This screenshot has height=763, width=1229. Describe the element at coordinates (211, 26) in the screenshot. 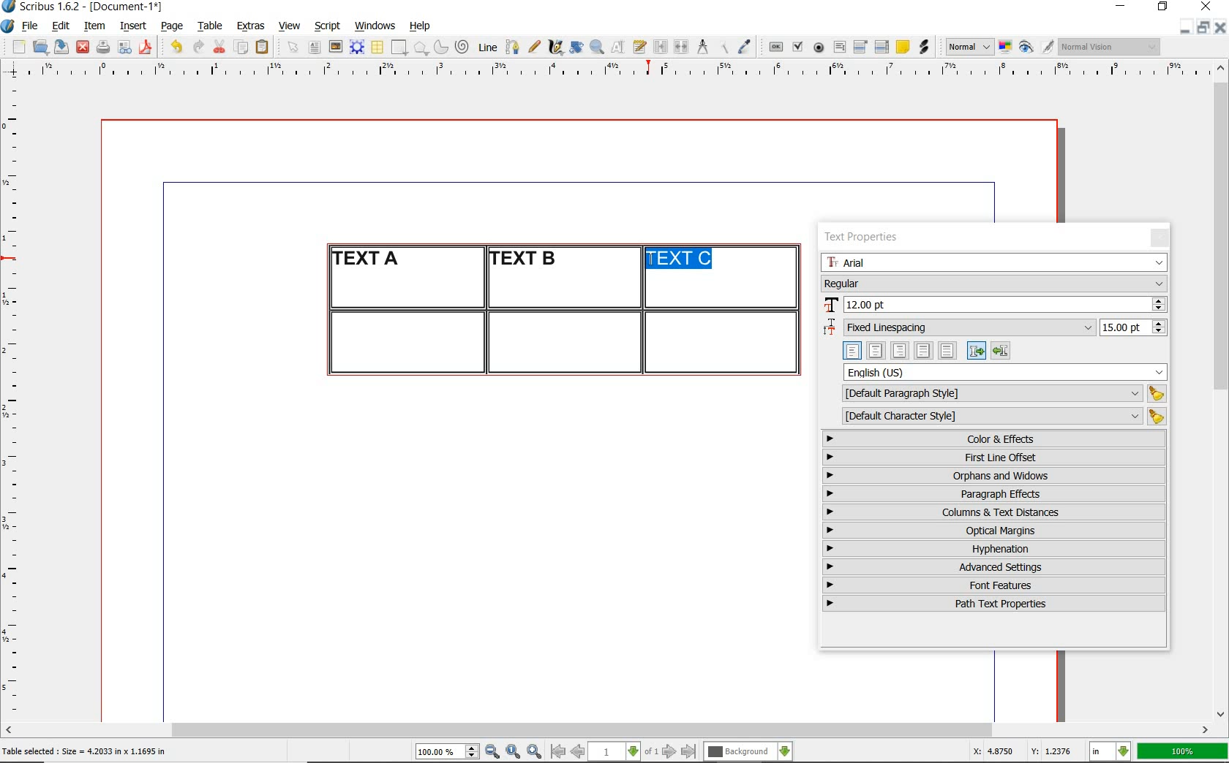

I see `table` at that location.